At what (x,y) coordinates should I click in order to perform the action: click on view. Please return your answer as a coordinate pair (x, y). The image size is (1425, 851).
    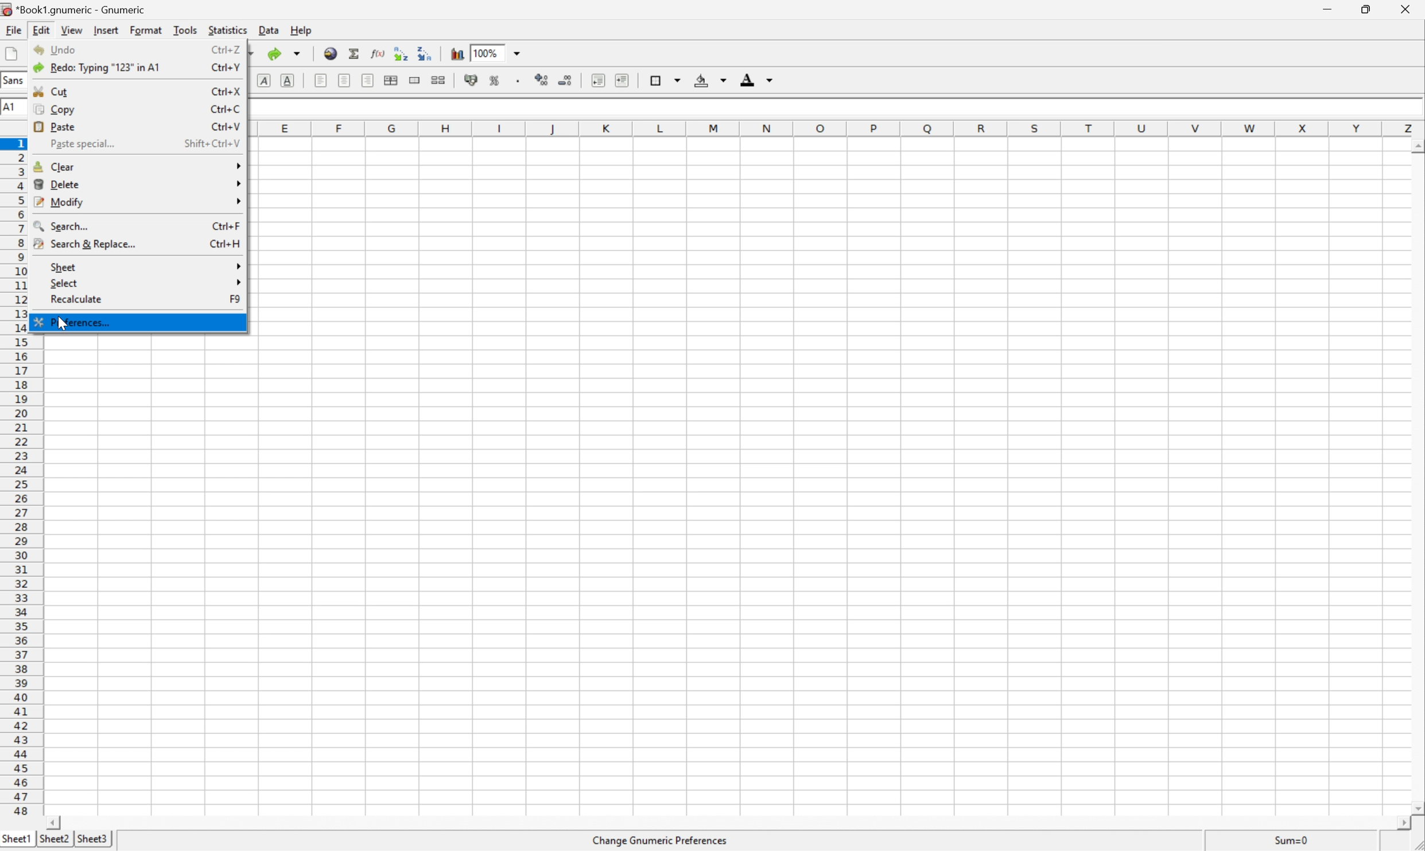
    Looking at the image, I should click on (69, 29).